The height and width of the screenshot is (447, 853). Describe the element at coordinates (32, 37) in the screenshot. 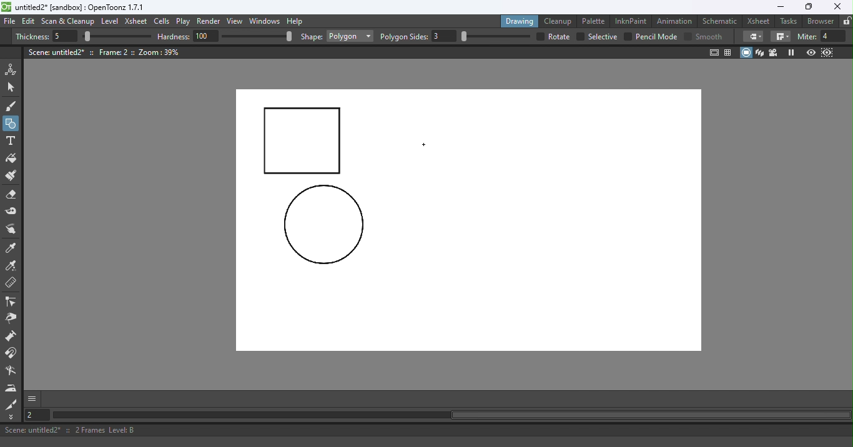

I see `Thickness` at that location.